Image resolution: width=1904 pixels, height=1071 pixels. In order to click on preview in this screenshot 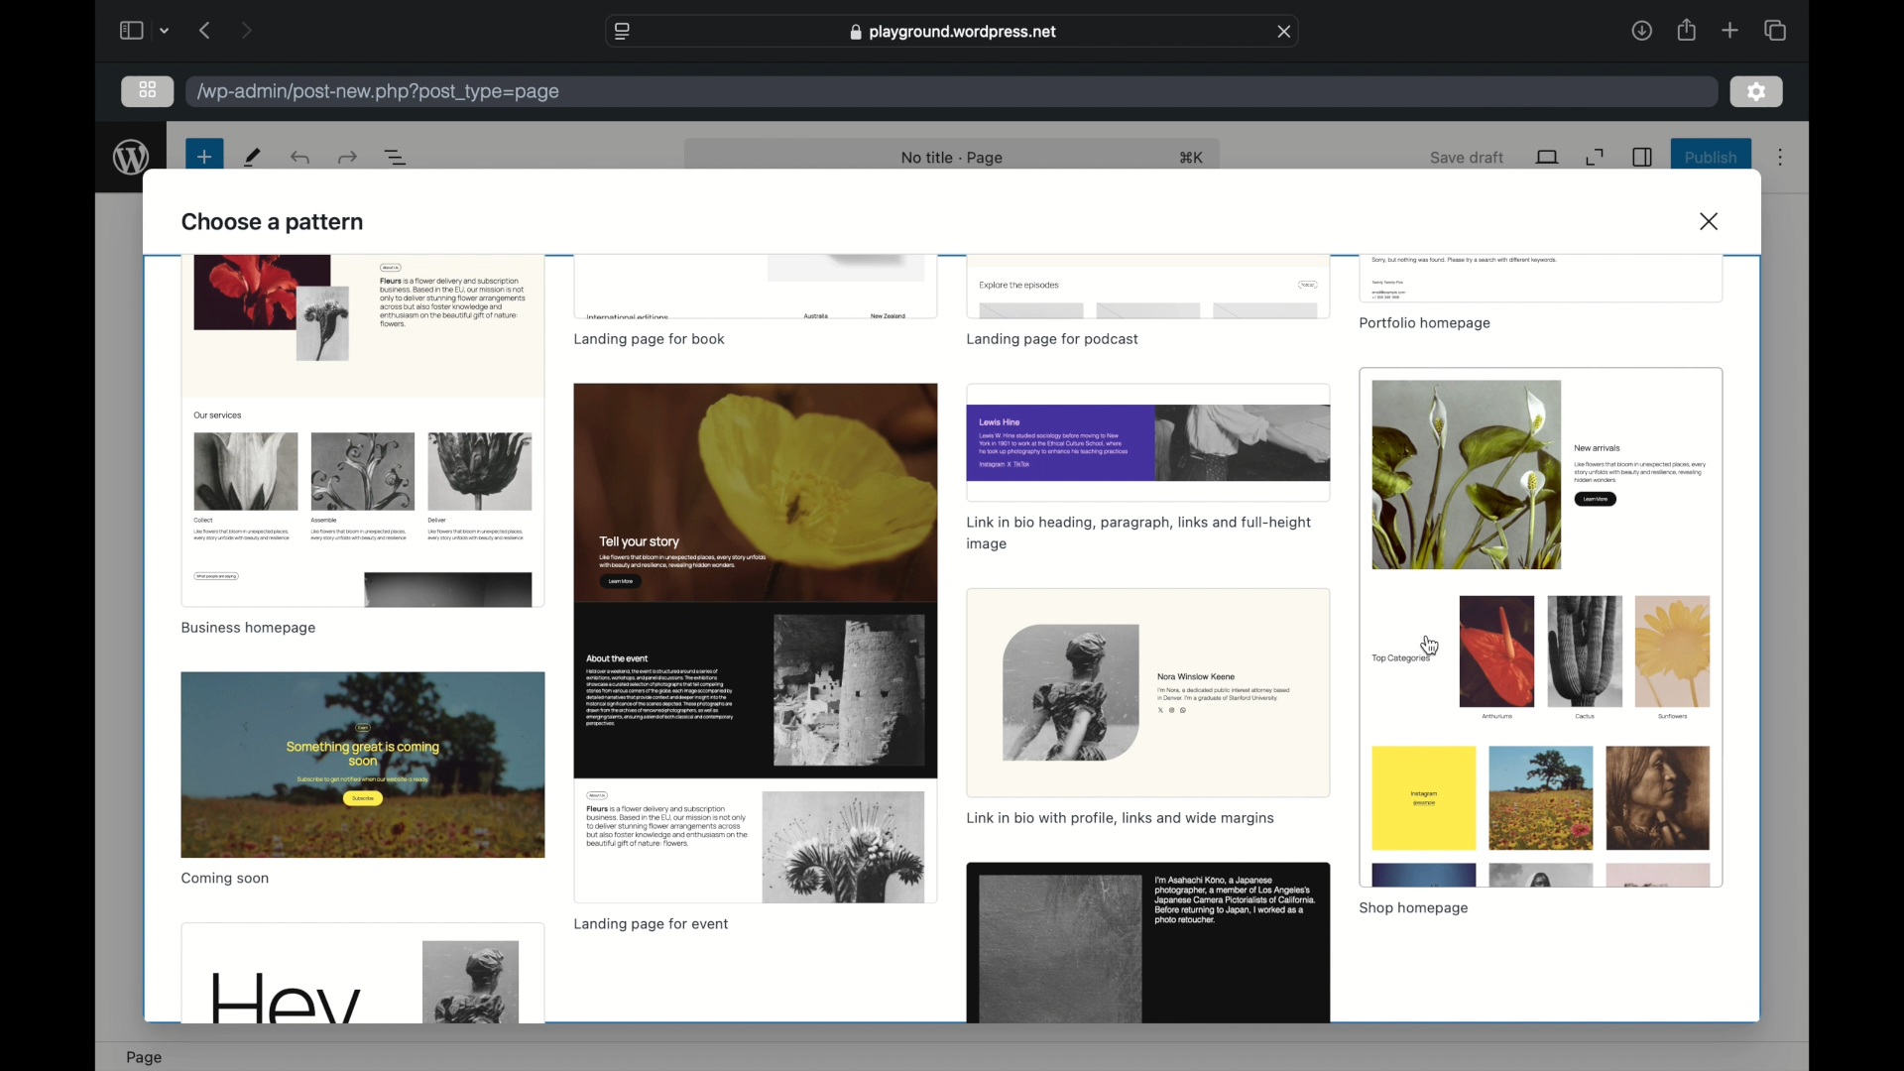, I will do `click(1149, 441)`.